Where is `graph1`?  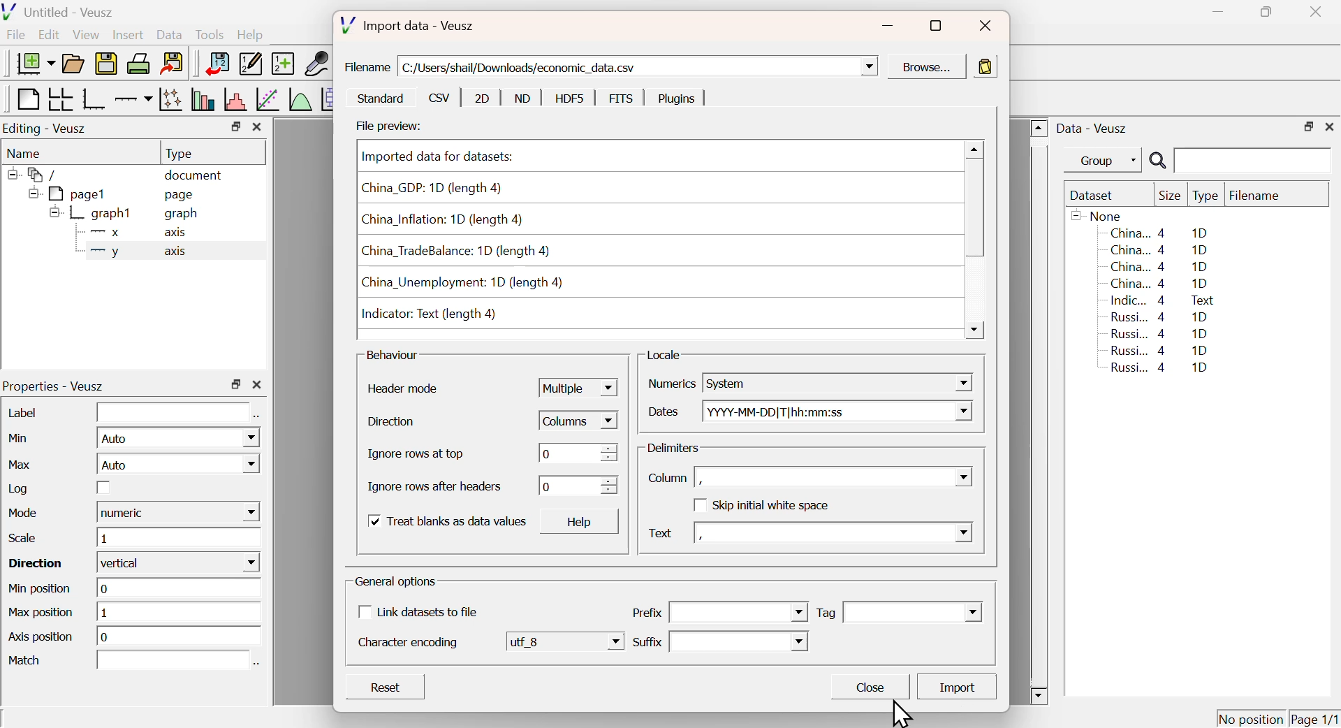
graph1 is located at coordinates (92, 212).